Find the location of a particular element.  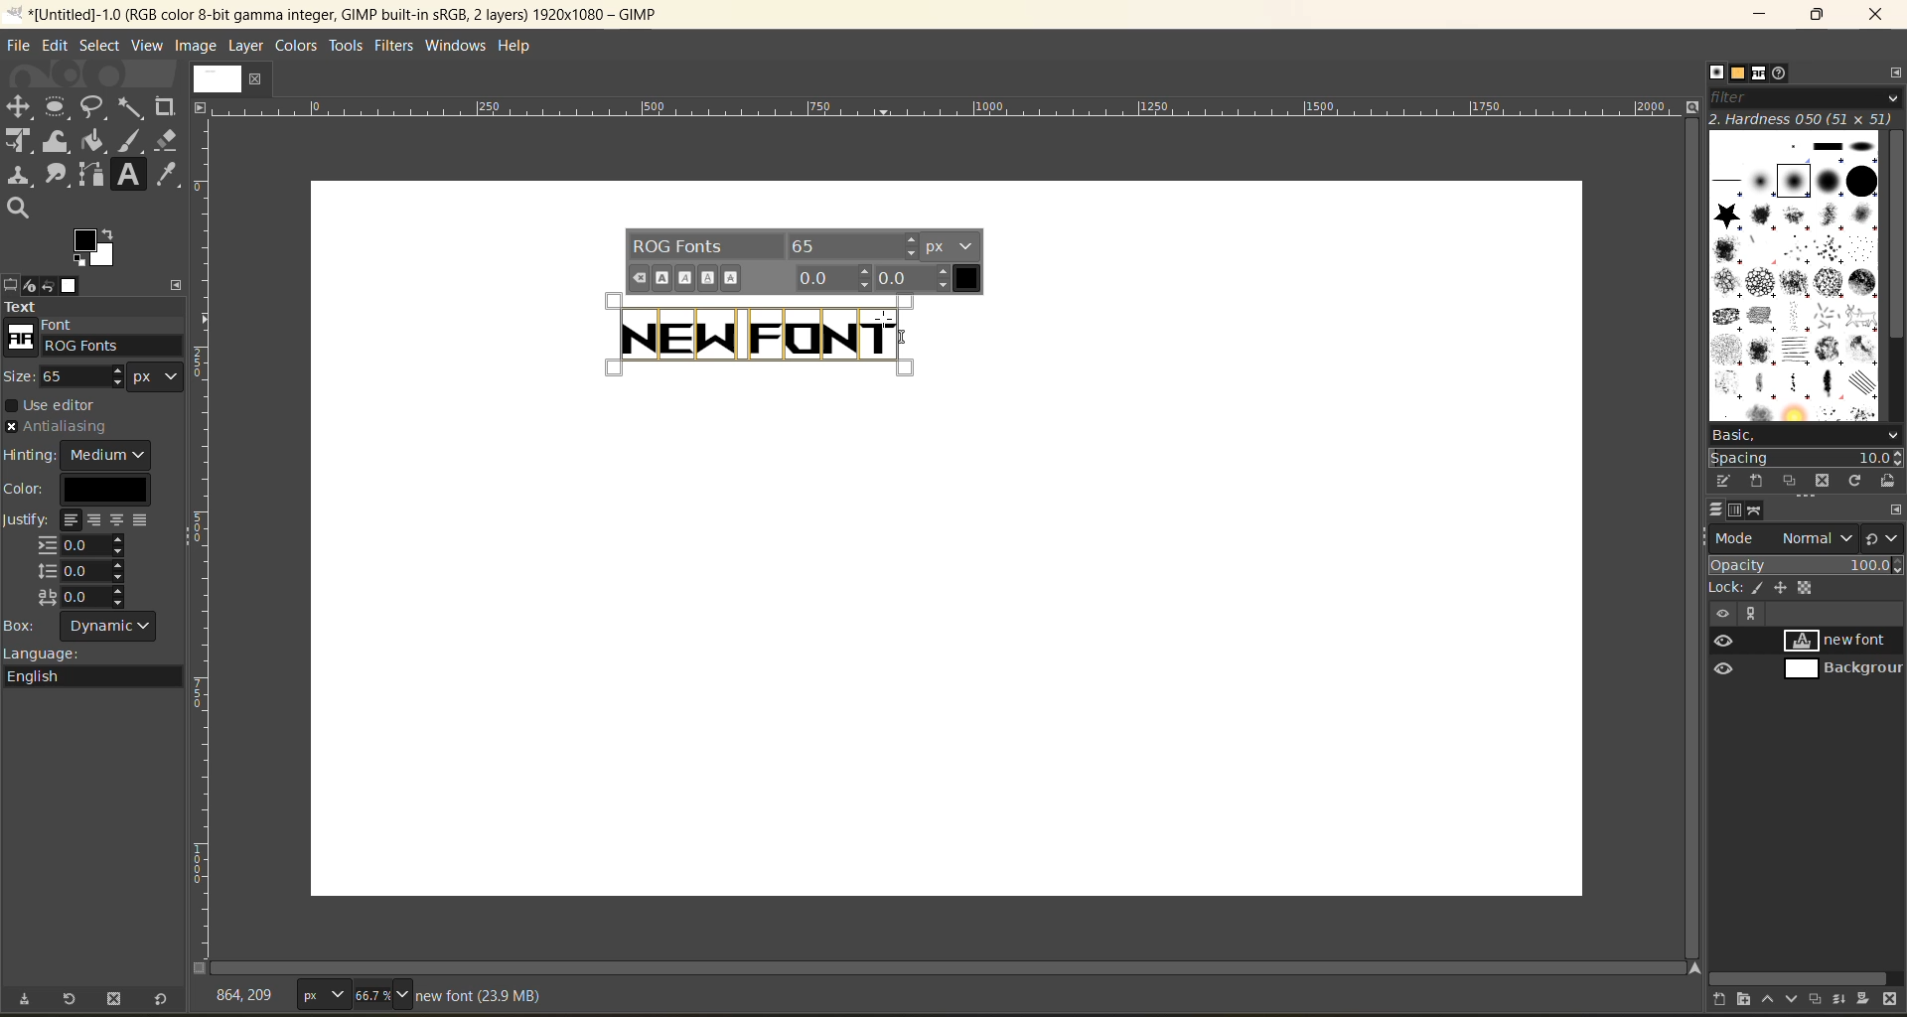

patterns is located at coordinates (1738, 73).